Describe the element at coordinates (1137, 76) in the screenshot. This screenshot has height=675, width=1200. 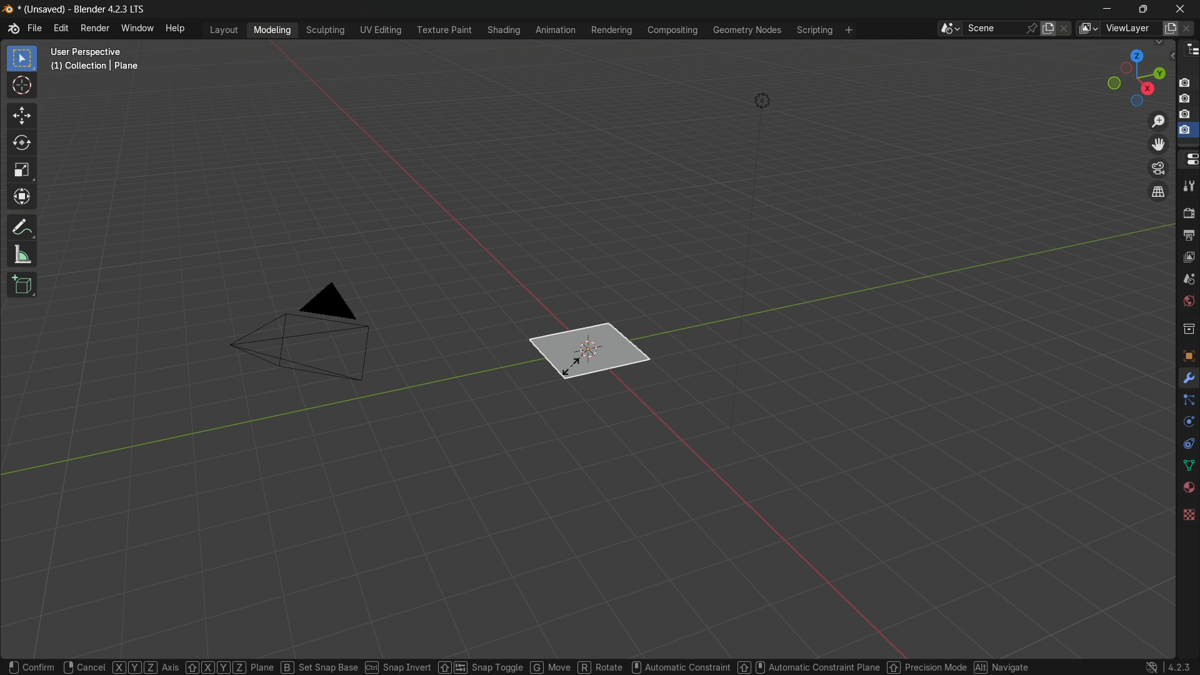
I see `rotate or preset viewpoint` at that location.